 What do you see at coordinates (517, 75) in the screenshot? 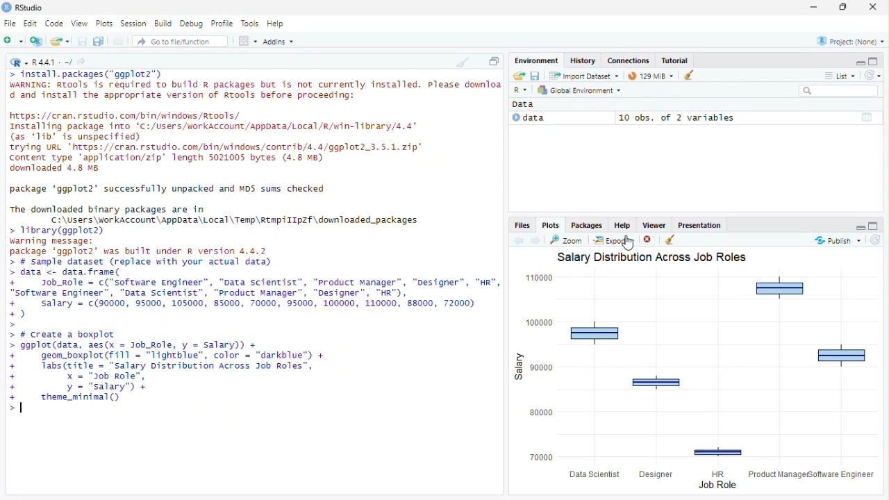
I see `Load workspace` at bounding box center [517, 75].